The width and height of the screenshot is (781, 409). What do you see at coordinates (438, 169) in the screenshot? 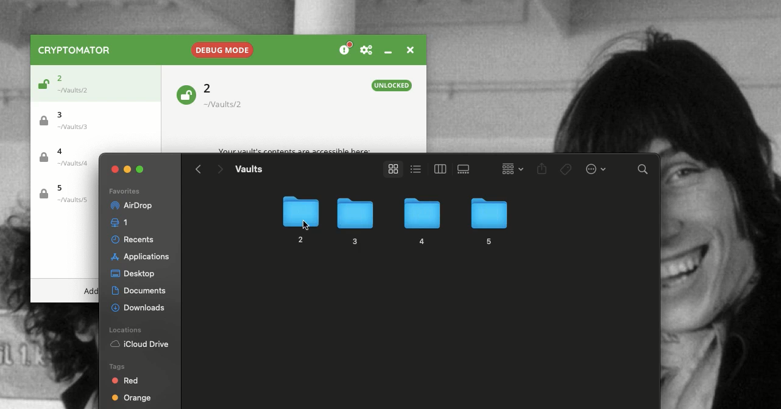
I see `View 2` at bounding box center [438, 169].